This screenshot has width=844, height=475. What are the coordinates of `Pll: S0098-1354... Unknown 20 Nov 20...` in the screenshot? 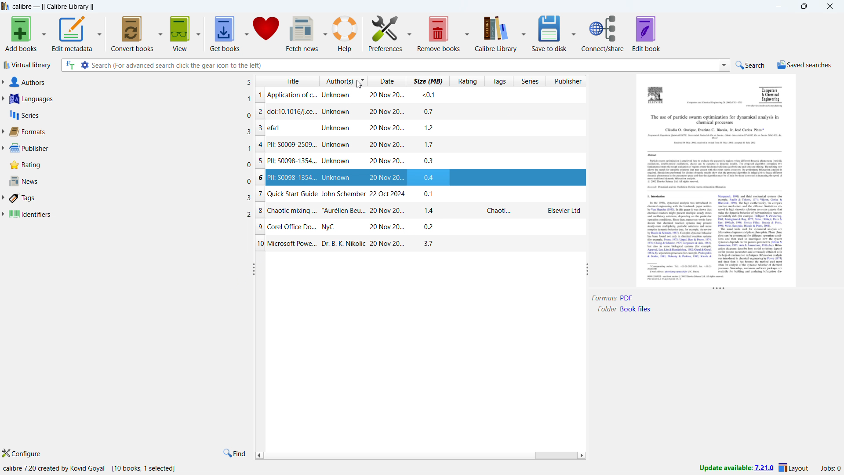 It's located at (336, 178).